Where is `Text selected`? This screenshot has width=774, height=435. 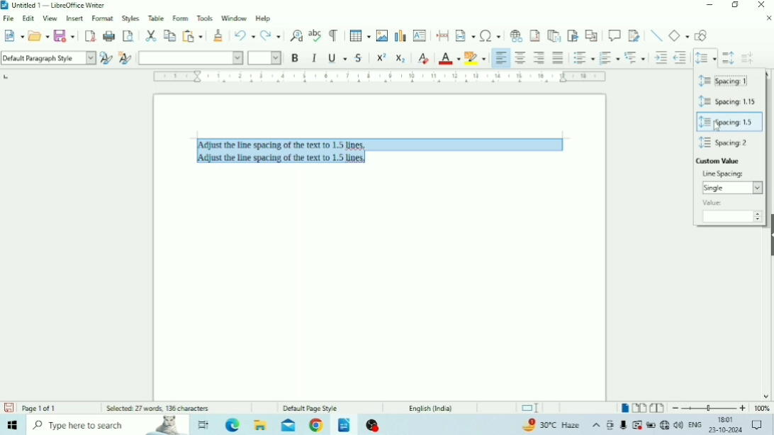
Text selected is located at coordinates (381, 152).